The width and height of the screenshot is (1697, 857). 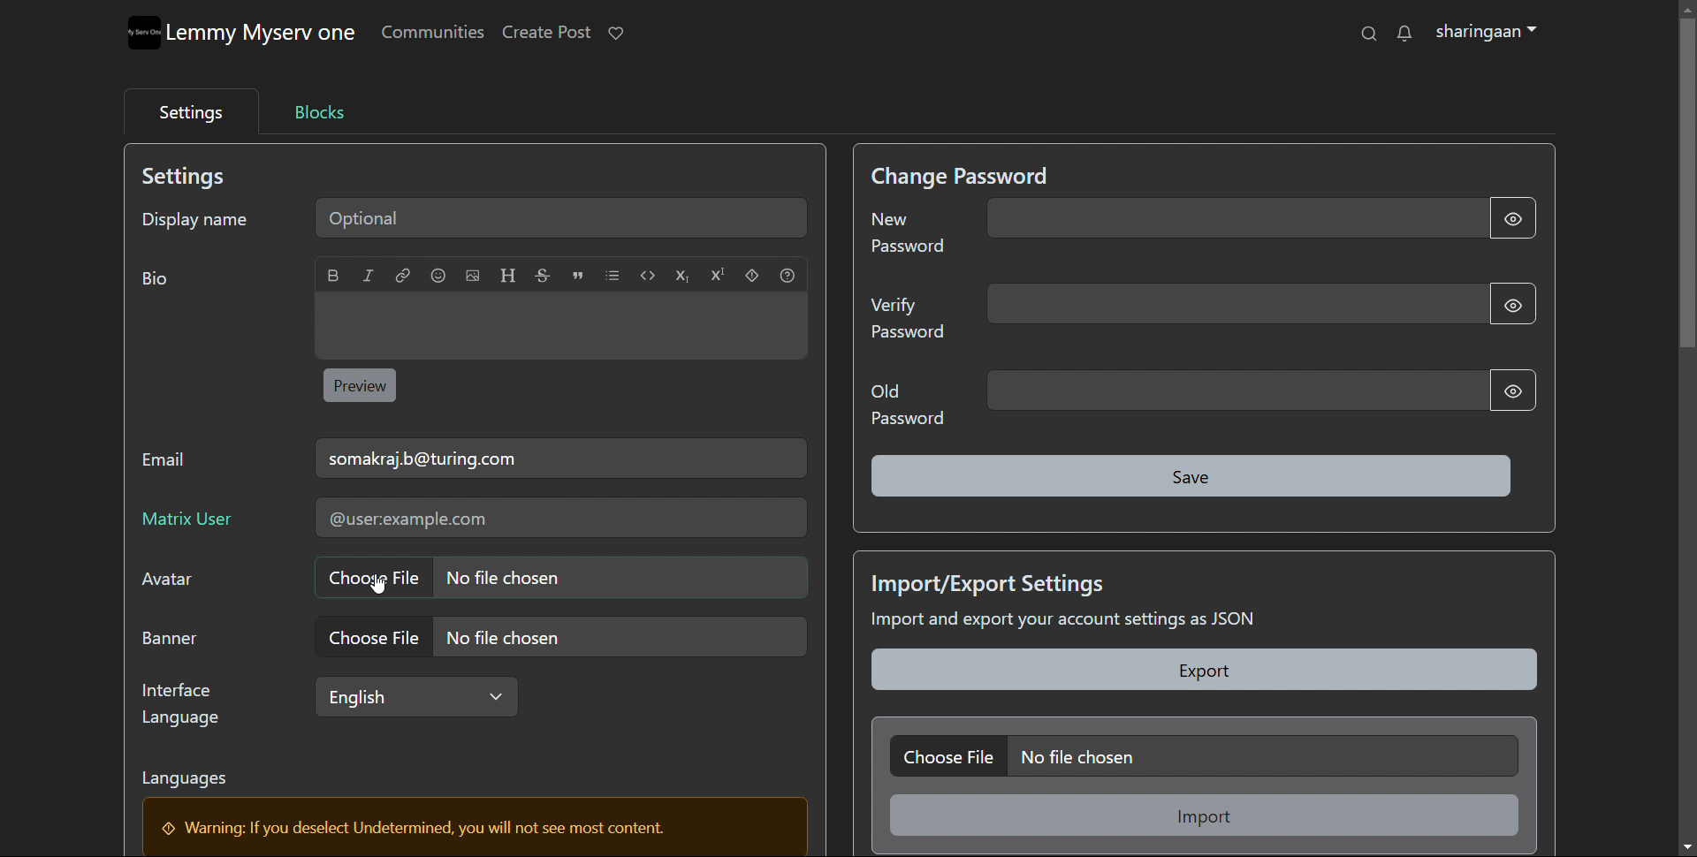 I want to click on spoiler, so click(x=753, y=275).